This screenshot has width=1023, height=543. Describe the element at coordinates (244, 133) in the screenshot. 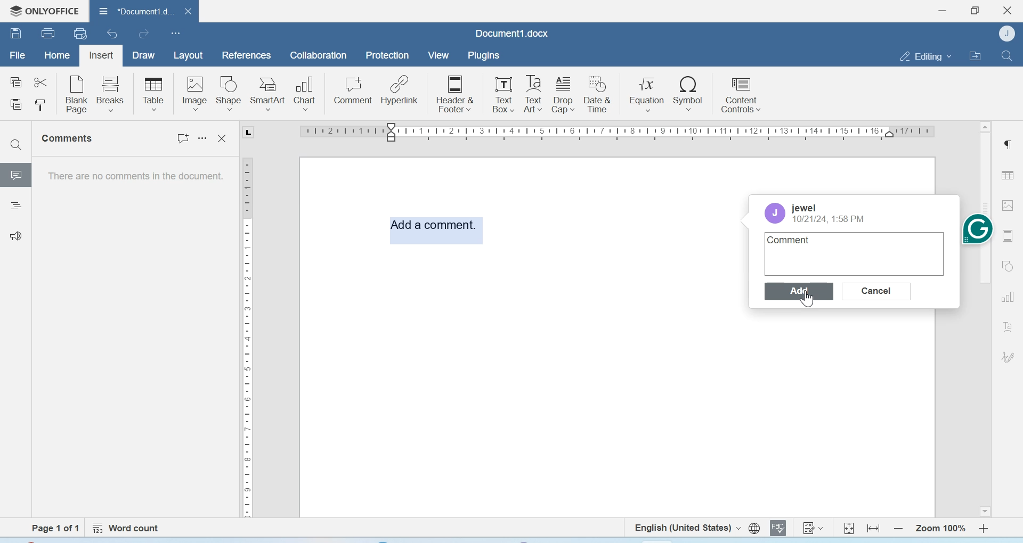

I see `tab stop` at that location.